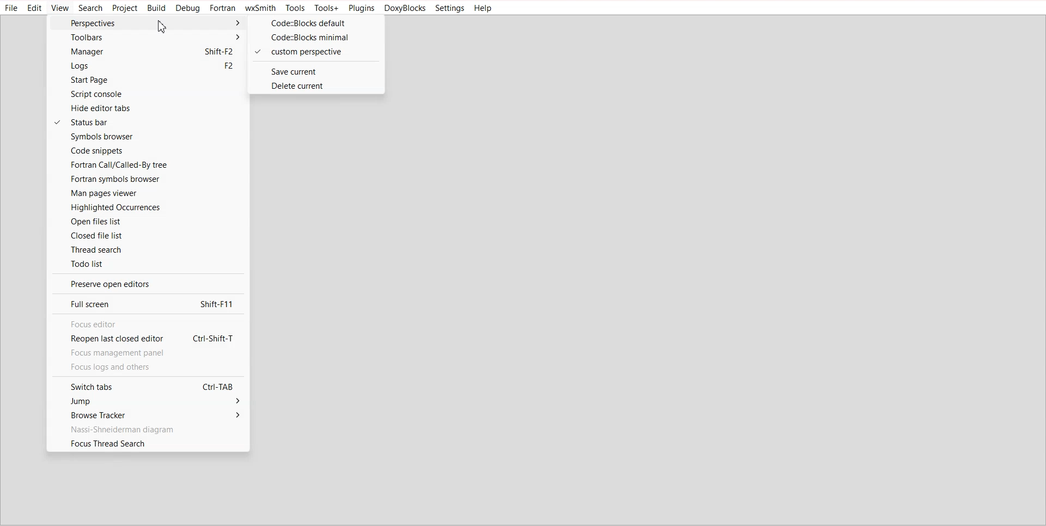 Image resolution: width=1046 pixels, height=526 pixels. I want to click on Delete current, so click(315, 85).